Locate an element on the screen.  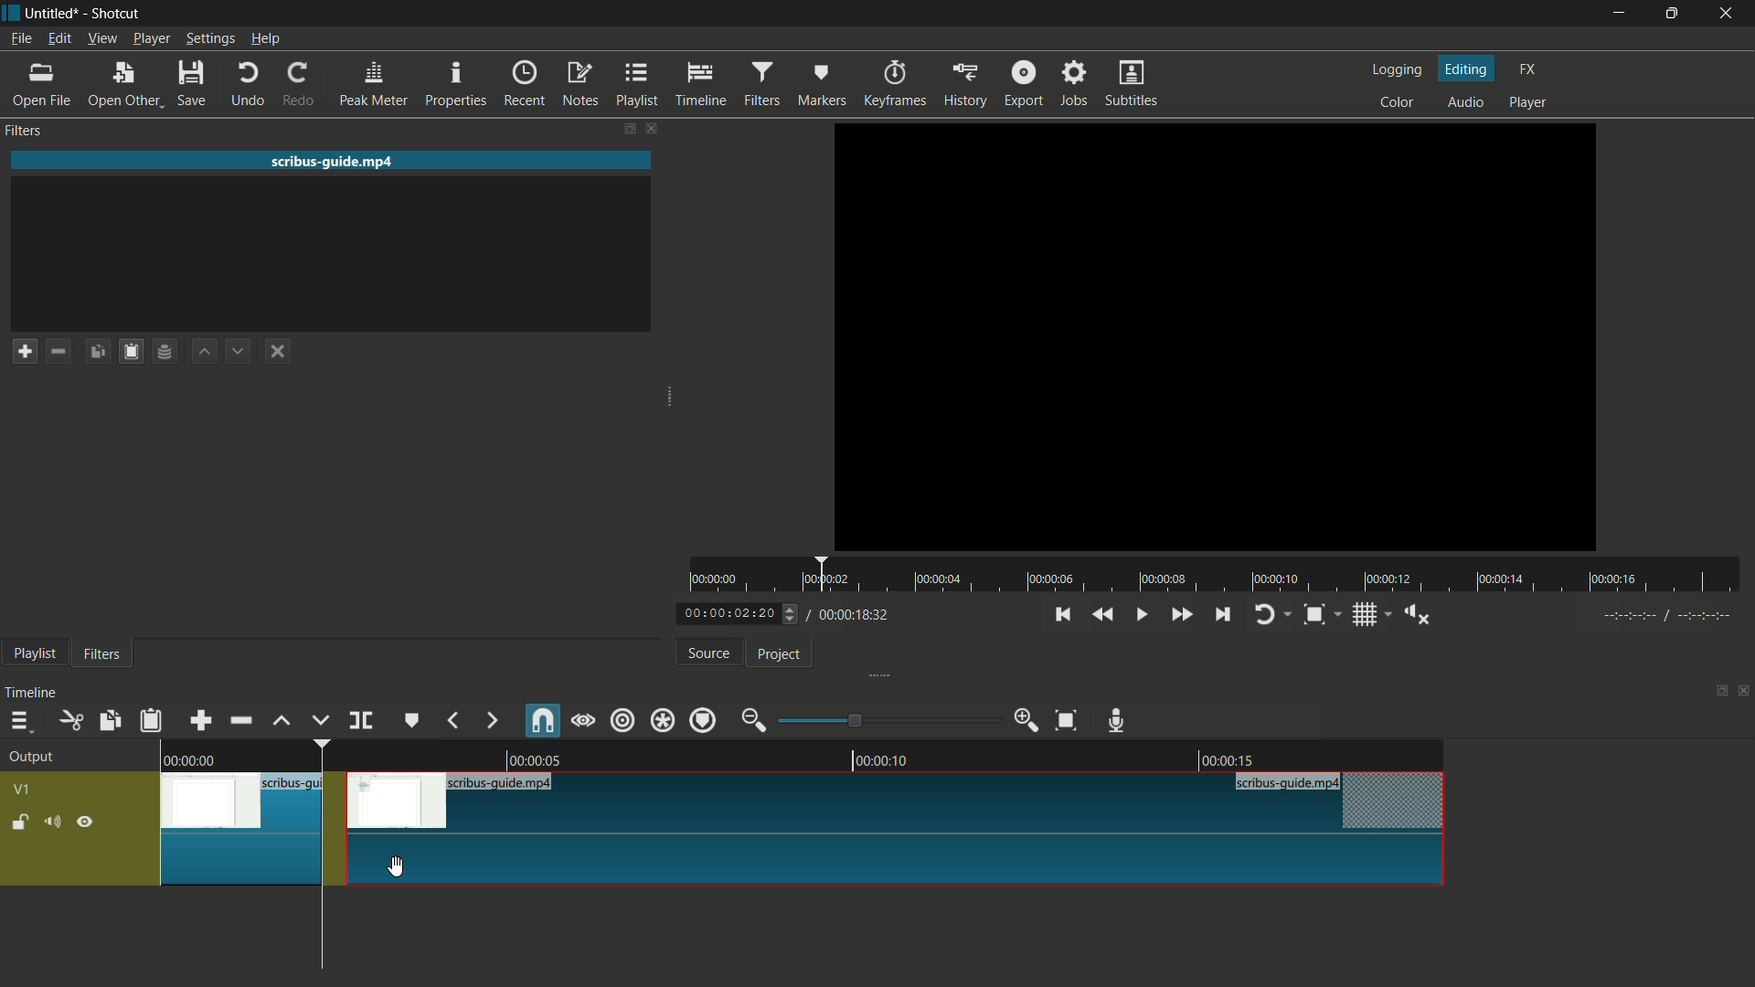
project name is located at coordinates (52, 12).